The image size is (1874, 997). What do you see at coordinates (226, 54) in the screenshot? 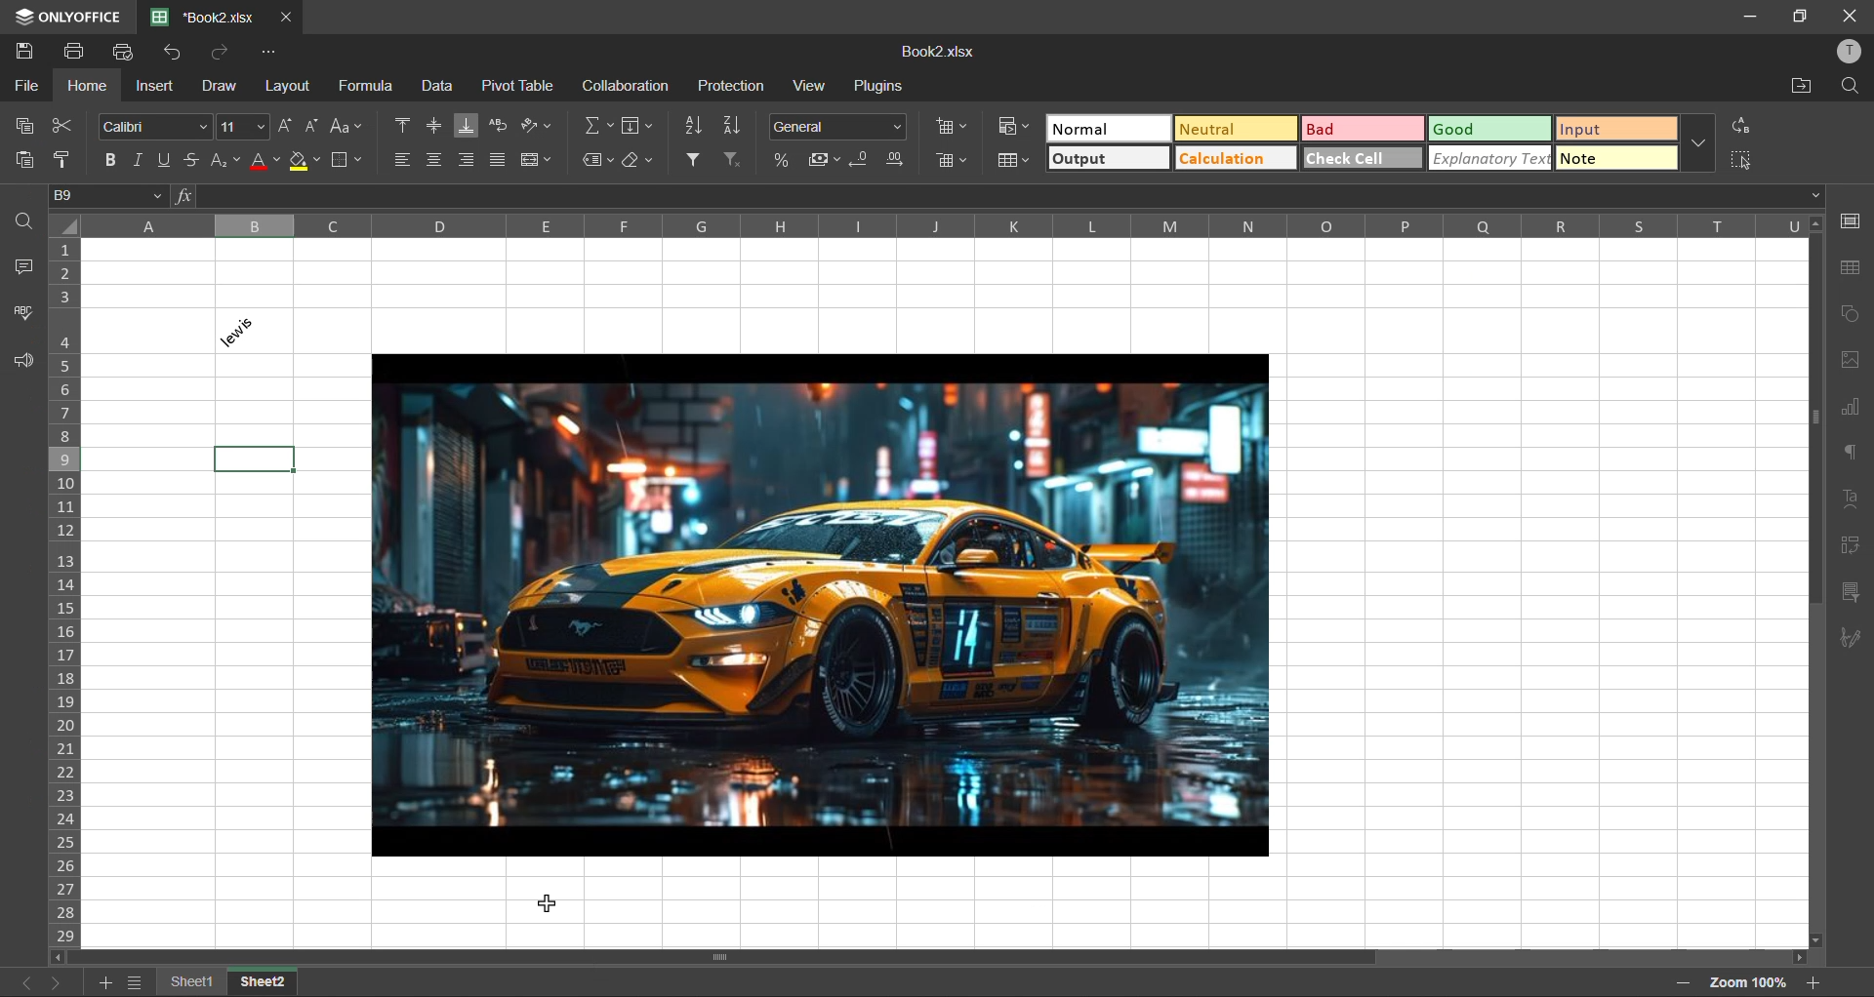
I see `redo` at bounding box center [226, 54].